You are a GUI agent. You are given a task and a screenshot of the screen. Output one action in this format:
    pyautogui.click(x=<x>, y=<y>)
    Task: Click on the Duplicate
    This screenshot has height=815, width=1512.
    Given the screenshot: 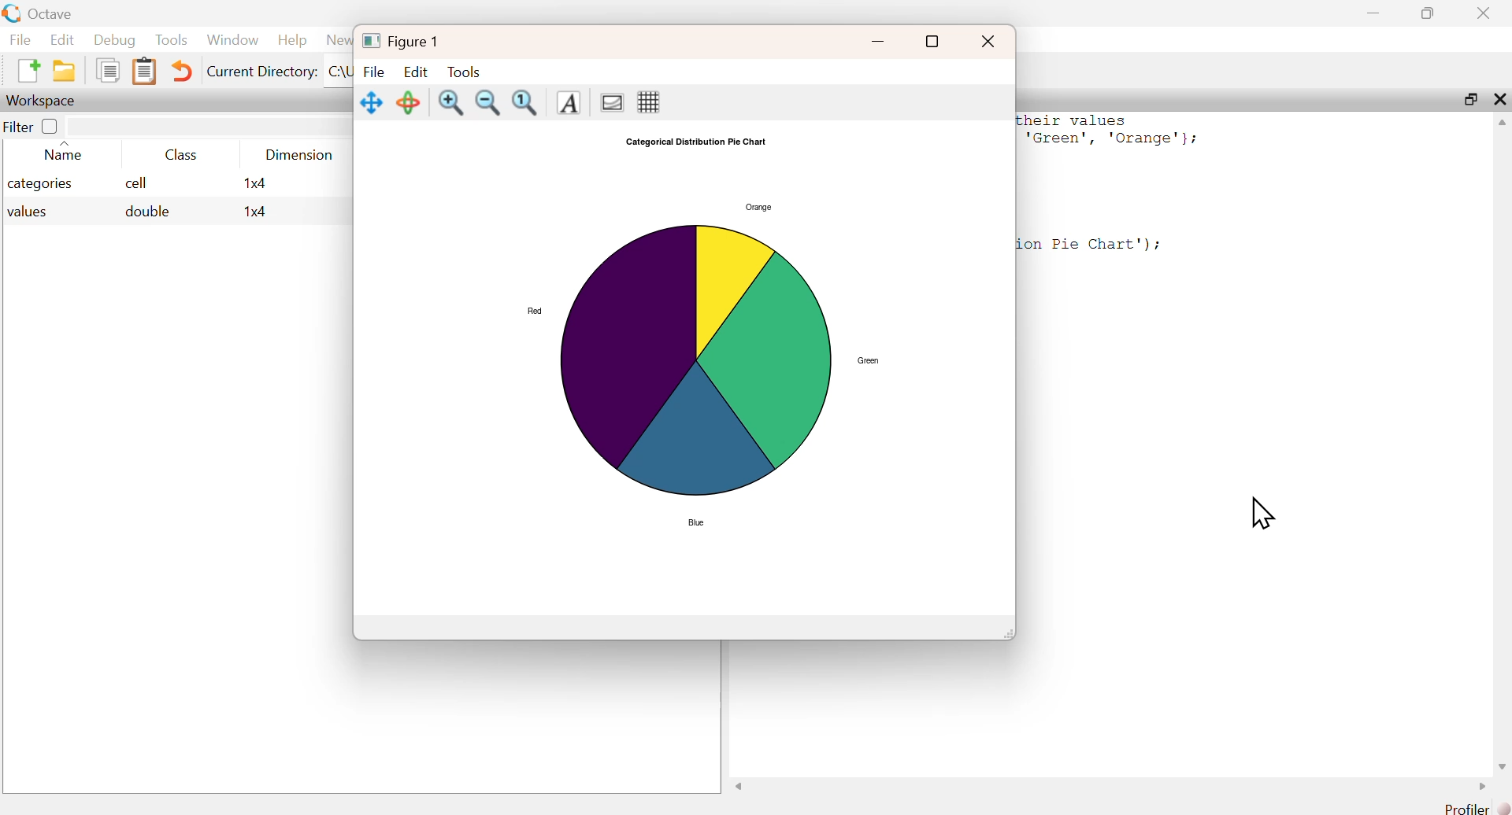 What is the action you would take?
    pyautogui.click(x=108, y=69)
    